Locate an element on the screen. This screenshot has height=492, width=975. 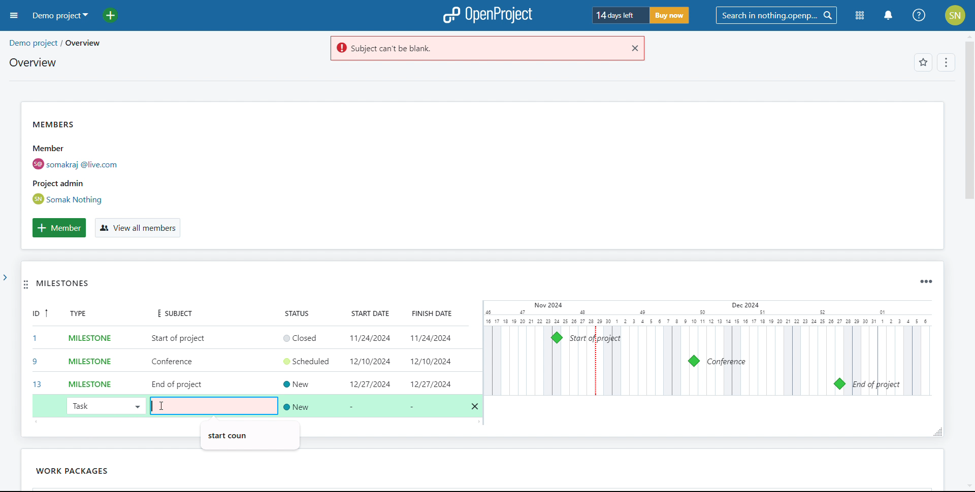
work packages is located at coordinates (48, 471).